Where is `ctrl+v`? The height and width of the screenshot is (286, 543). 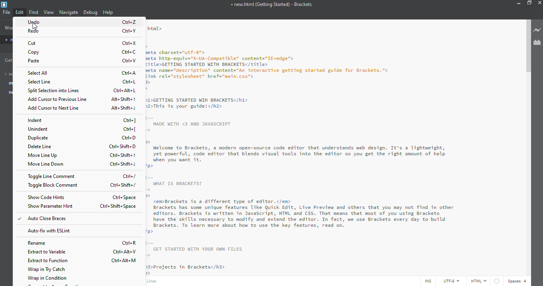 ctrl+v is located at coordinates (131, 60).